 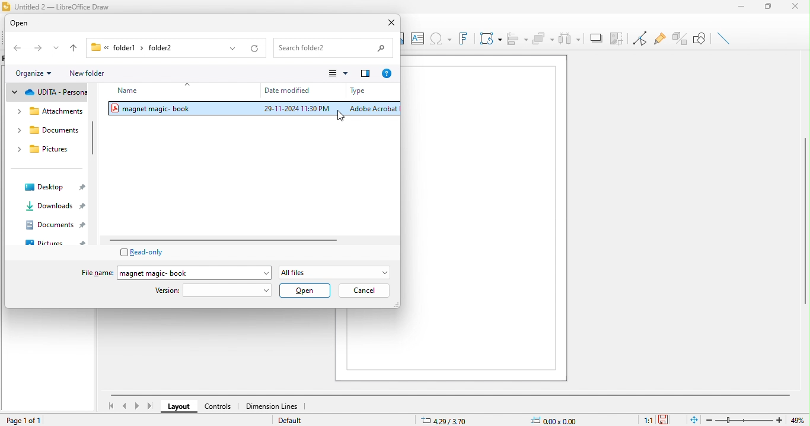 What do you see at coordinates (44, 150) in the screenshot?
I see `pictures` at bounding box center [44, 150].